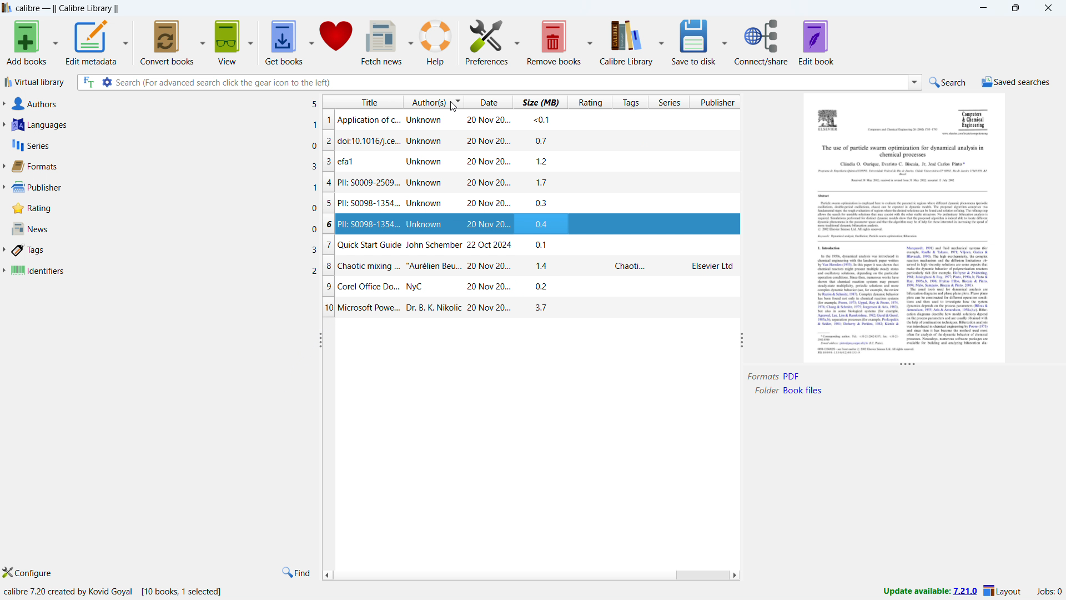  Describe the element at coordinates (983, 7) in the screenshot. I see `minimize` at that location.